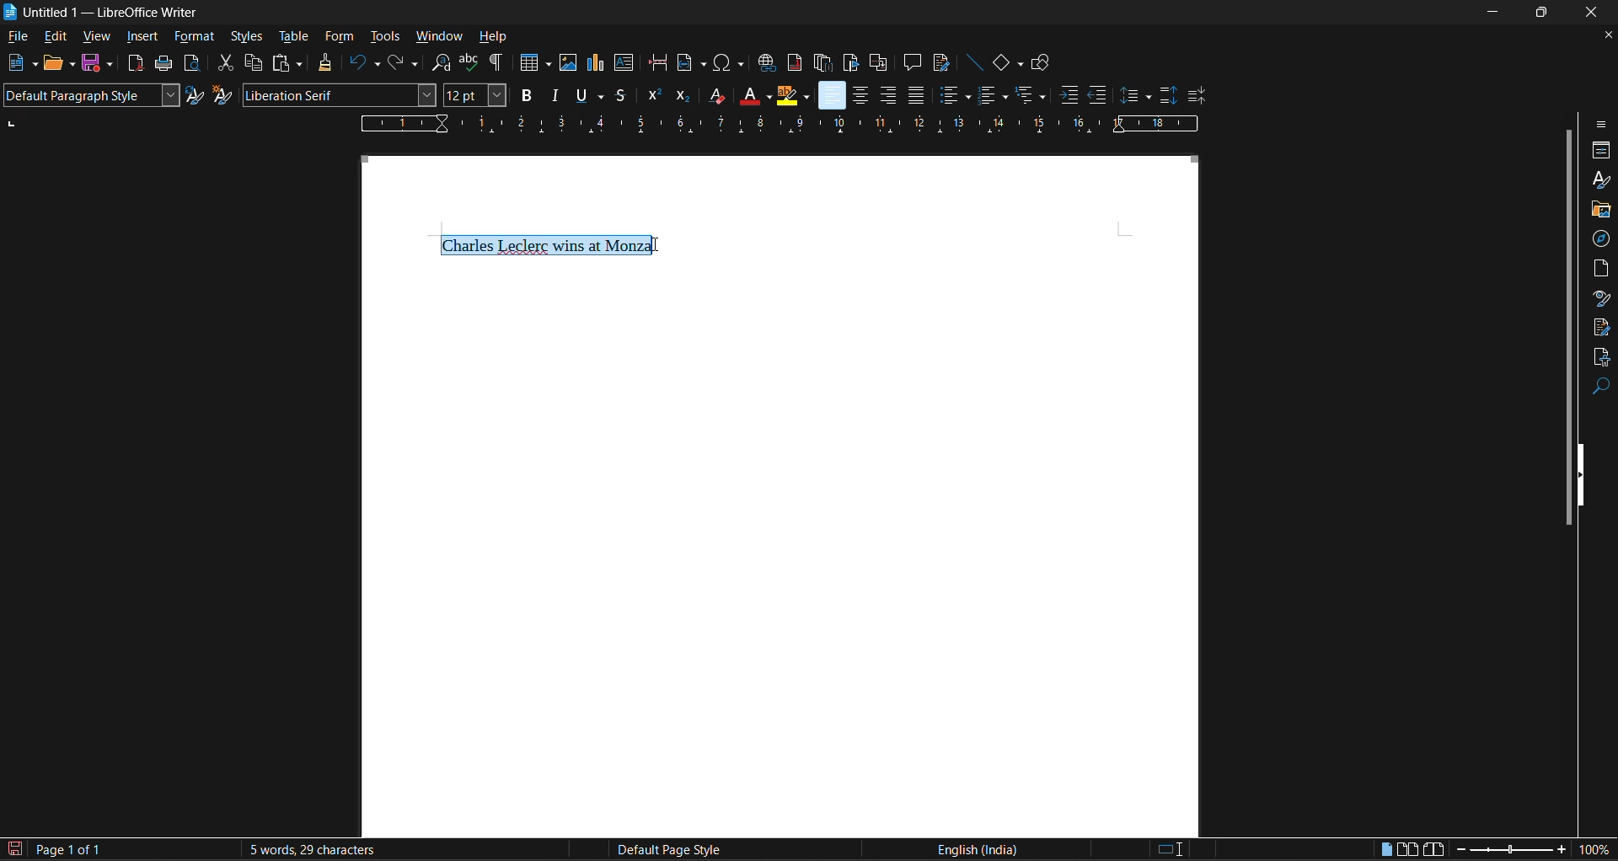 The width and height of the screenshot is (1618, 861). I want to click on toggle unordered list, so click(954, 94).